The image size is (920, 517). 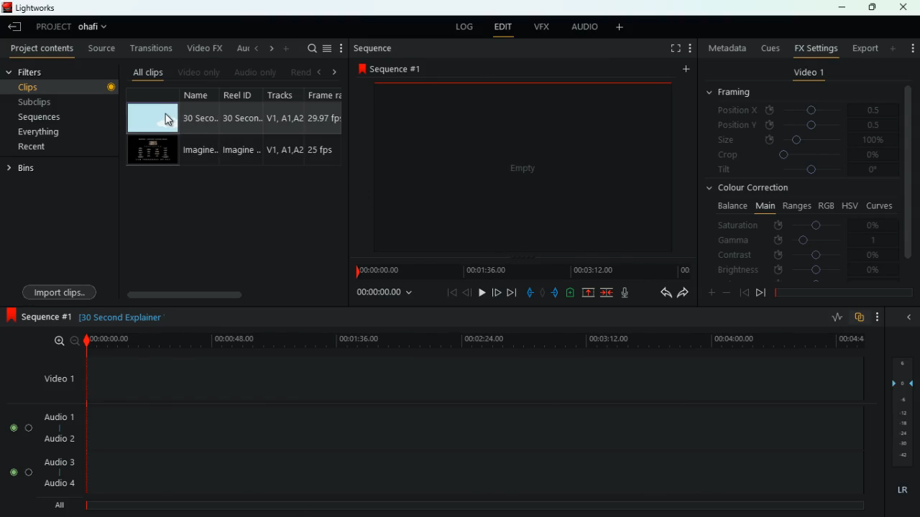 What do you see at coordinates (761, 292) in the screenshot?
I see `front` at bounding box center [761, 292].